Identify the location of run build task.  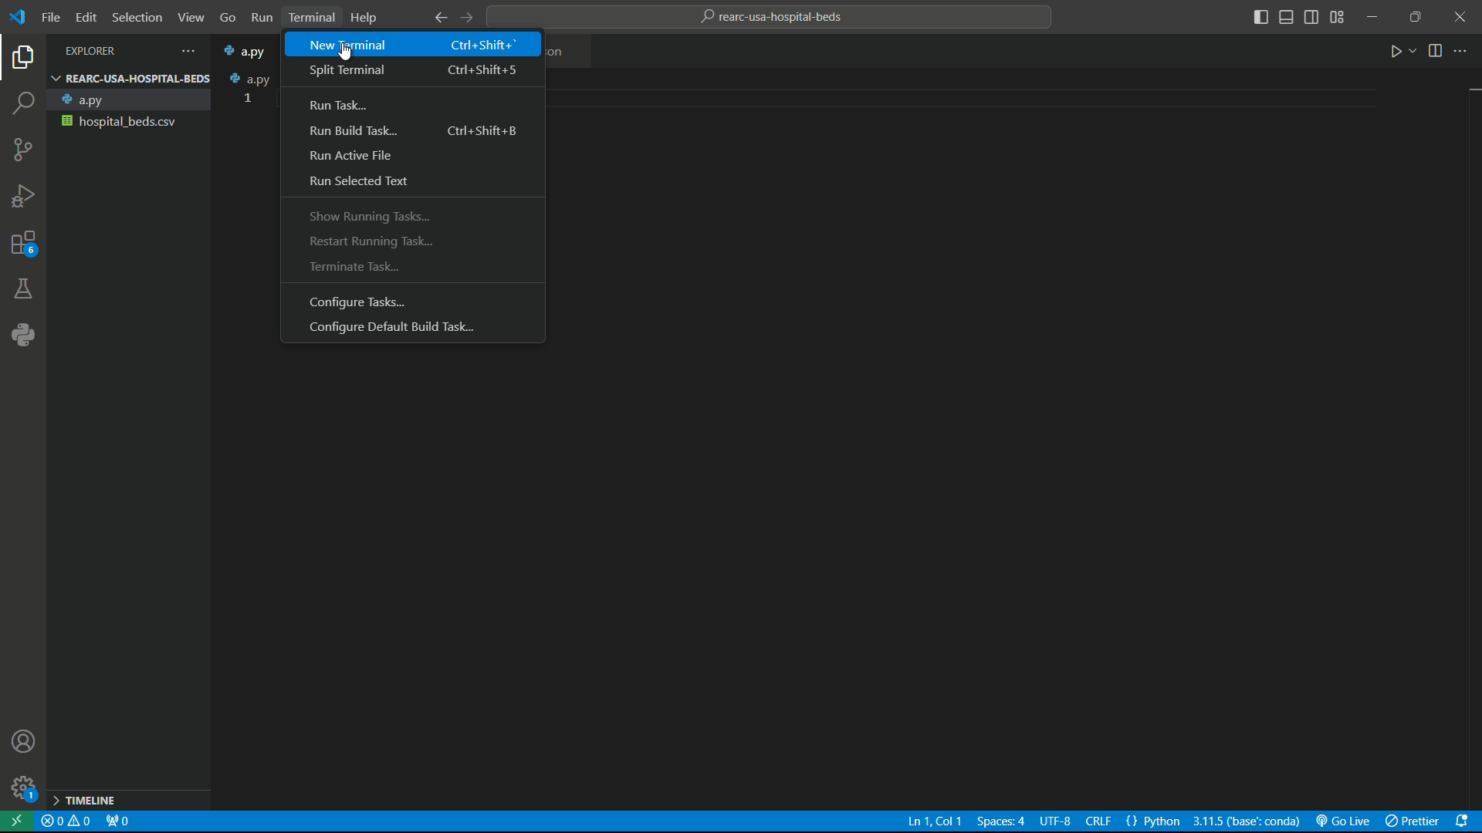
(411, 132).